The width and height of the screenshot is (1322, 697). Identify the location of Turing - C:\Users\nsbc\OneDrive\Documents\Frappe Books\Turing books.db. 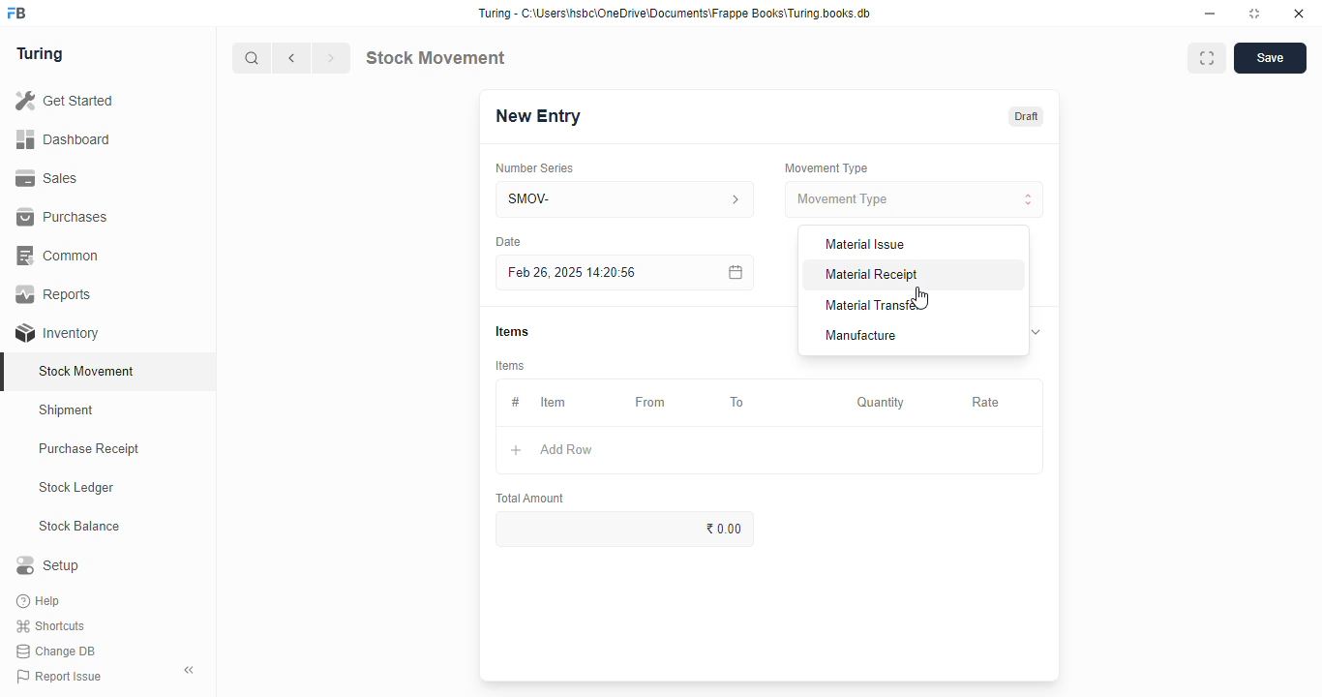
(676, 14).